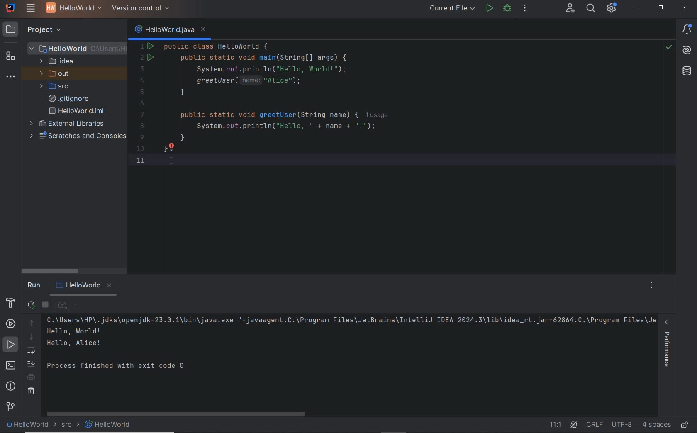 Image resolution: width=697 pixels, height=433 pixels. Describe the element at coordinates (55, 62) in the screenshot. I see `.idea (folder)` at that location.